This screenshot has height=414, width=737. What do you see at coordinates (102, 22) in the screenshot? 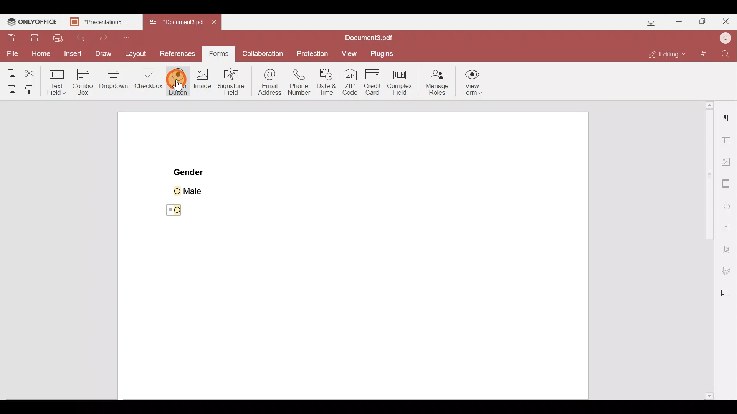
I see `Document name` at bounding box center [102, 22].